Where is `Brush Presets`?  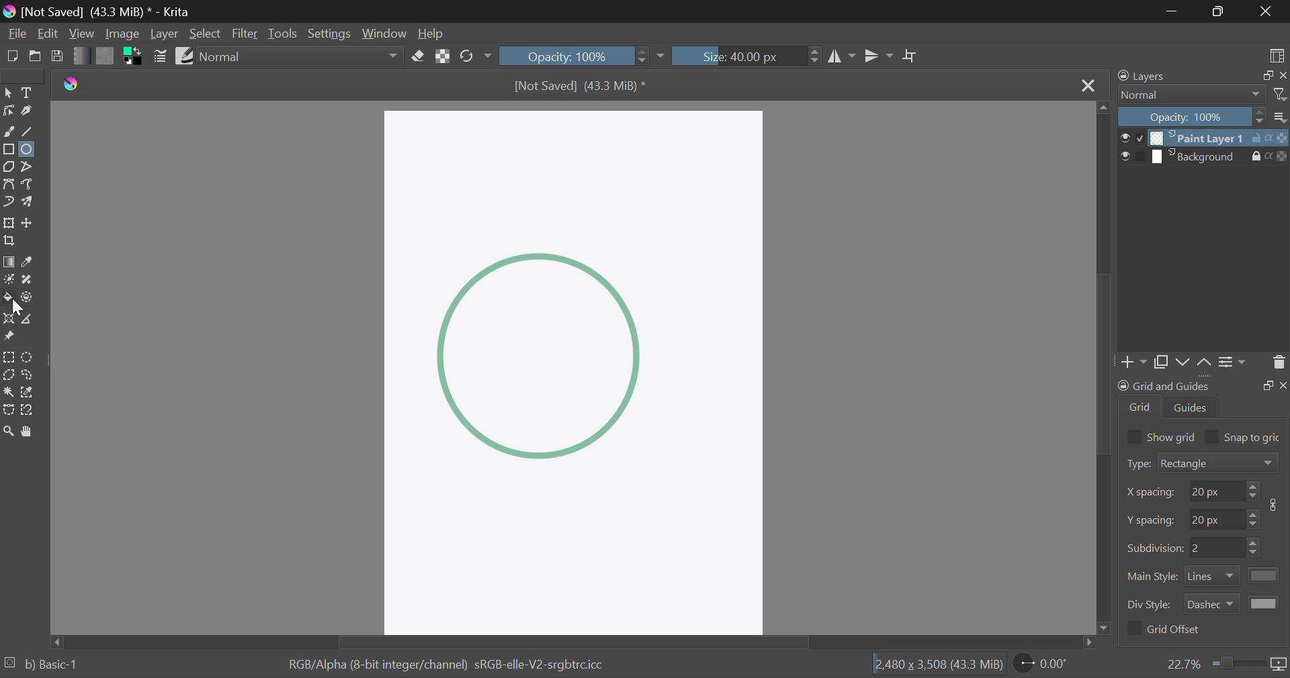 Brush Presets is located at coordinates (185, 55).